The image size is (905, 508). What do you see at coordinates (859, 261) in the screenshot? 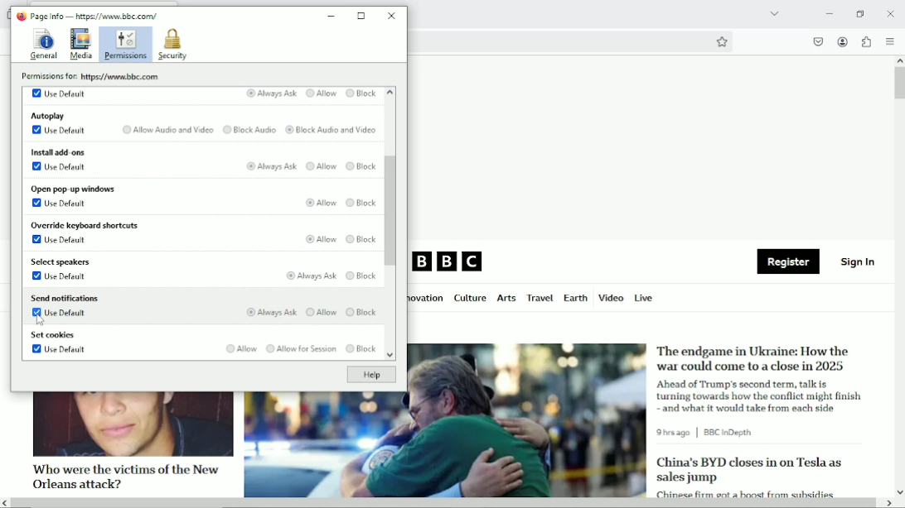
I see `Sign in` at bounding box center [859, 261].